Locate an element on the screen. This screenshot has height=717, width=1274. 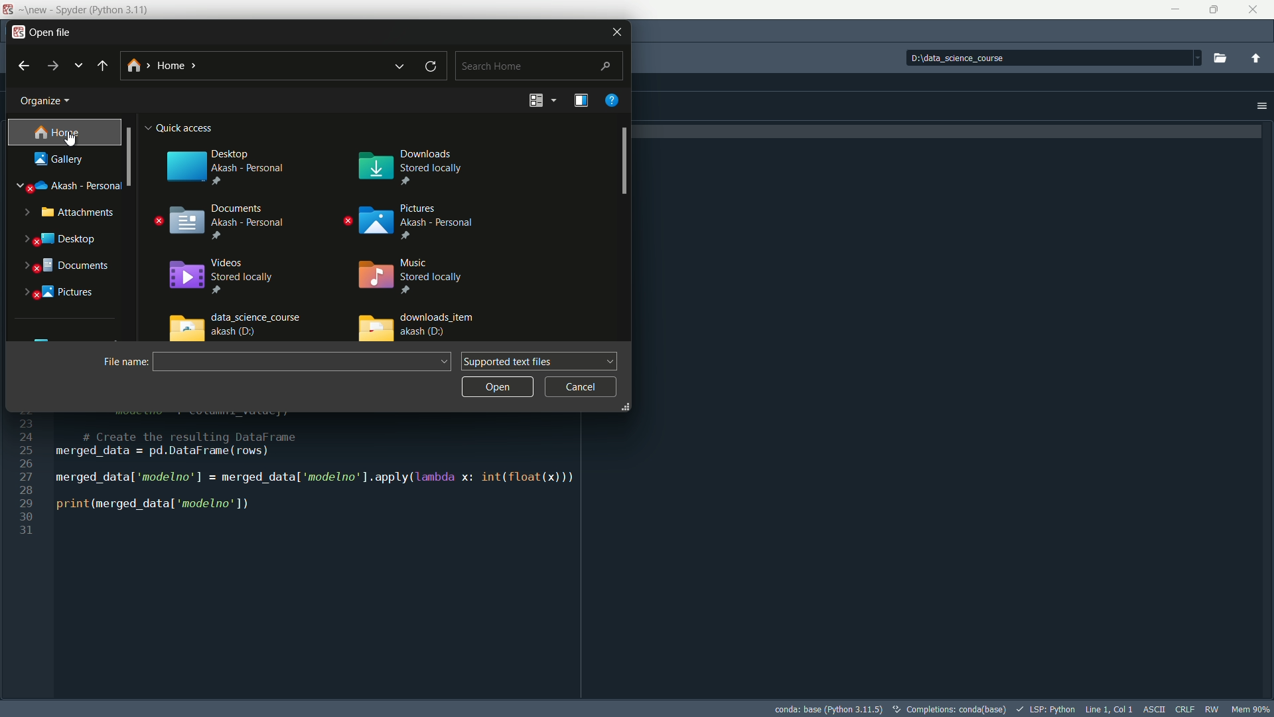
minimize is located at coordinates (1172, 9).